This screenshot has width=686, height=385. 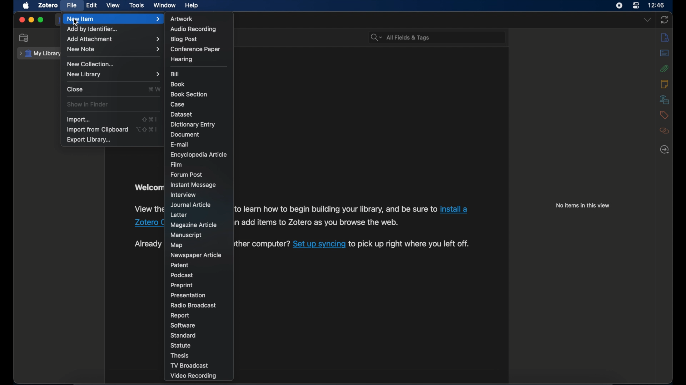 I want to click on my library, so click(x=39, y=53).